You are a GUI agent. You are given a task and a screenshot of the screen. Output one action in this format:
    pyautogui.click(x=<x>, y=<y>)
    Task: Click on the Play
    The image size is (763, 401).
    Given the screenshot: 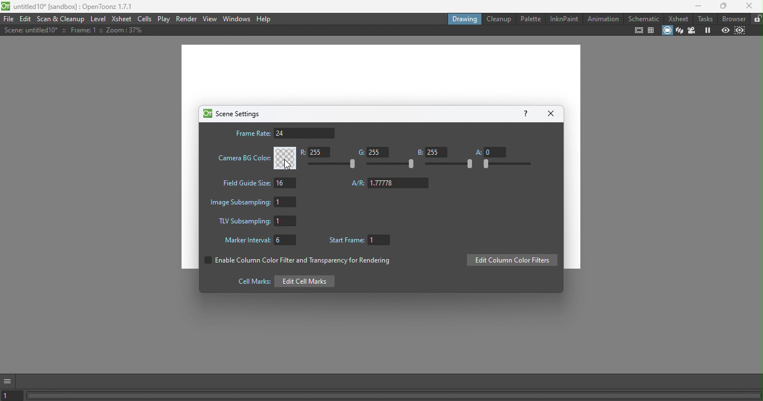 What is the action you would take?
    pyautogui.click(x=164, y=19)
    